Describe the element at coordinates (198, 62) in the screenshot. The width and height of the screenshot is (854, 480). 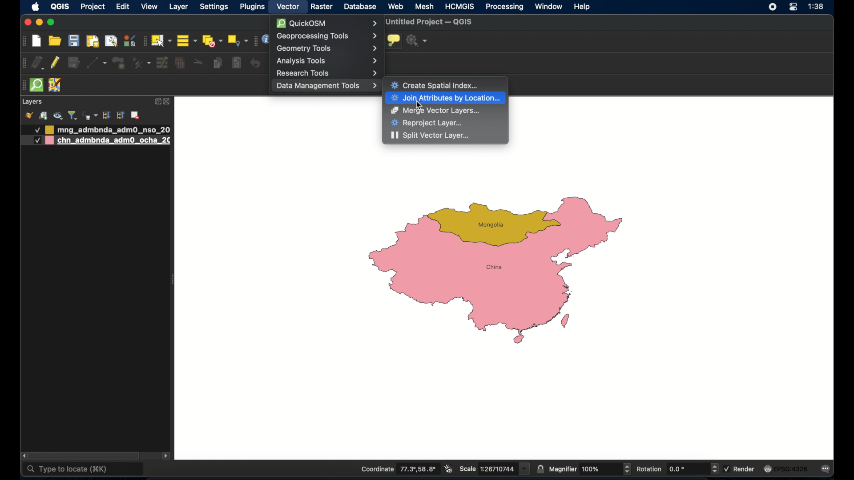
I see `cut features` at that location.